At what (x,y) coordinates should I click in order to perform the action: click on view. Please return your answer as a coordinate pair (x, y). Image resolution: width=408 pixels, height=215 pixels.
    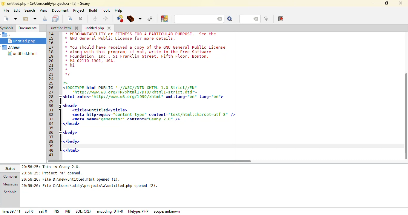
    Looking at the image, I should click on (44, 10).